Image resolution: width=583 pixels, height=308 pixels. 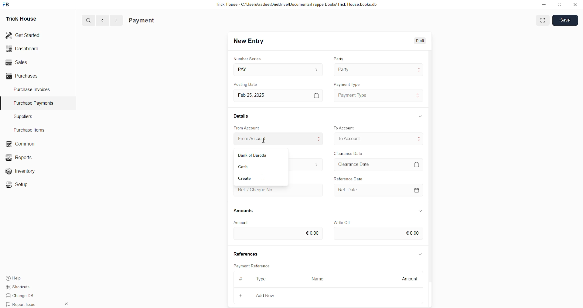 I want to click on Payment Method, so click(x=252, y=154).